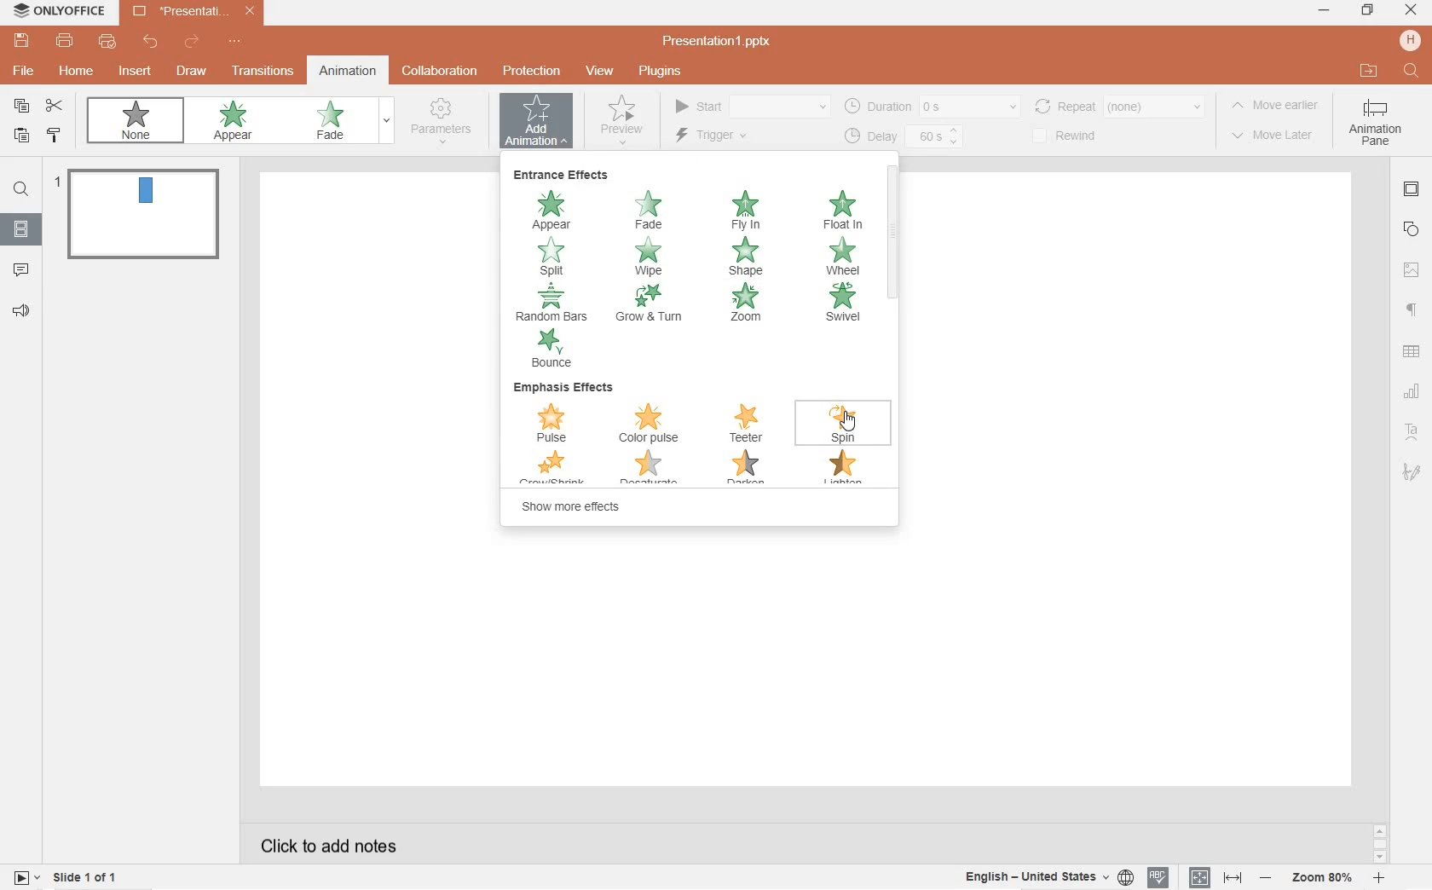 This screenshot has width=1432, height=890. What do you see at coordinates (842, 257) in the screenshot?
I see `wheel` at bounding box center [842, 257].